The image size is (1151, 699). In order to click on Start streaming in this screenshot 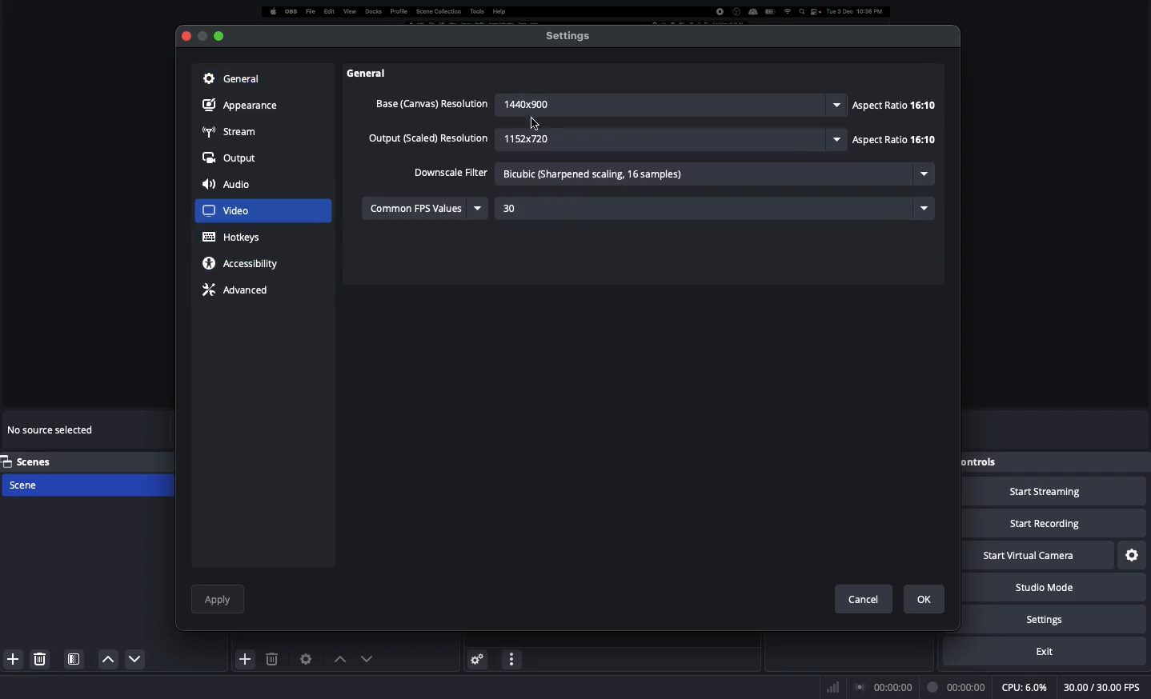, I will do `click(1055, 493)`.